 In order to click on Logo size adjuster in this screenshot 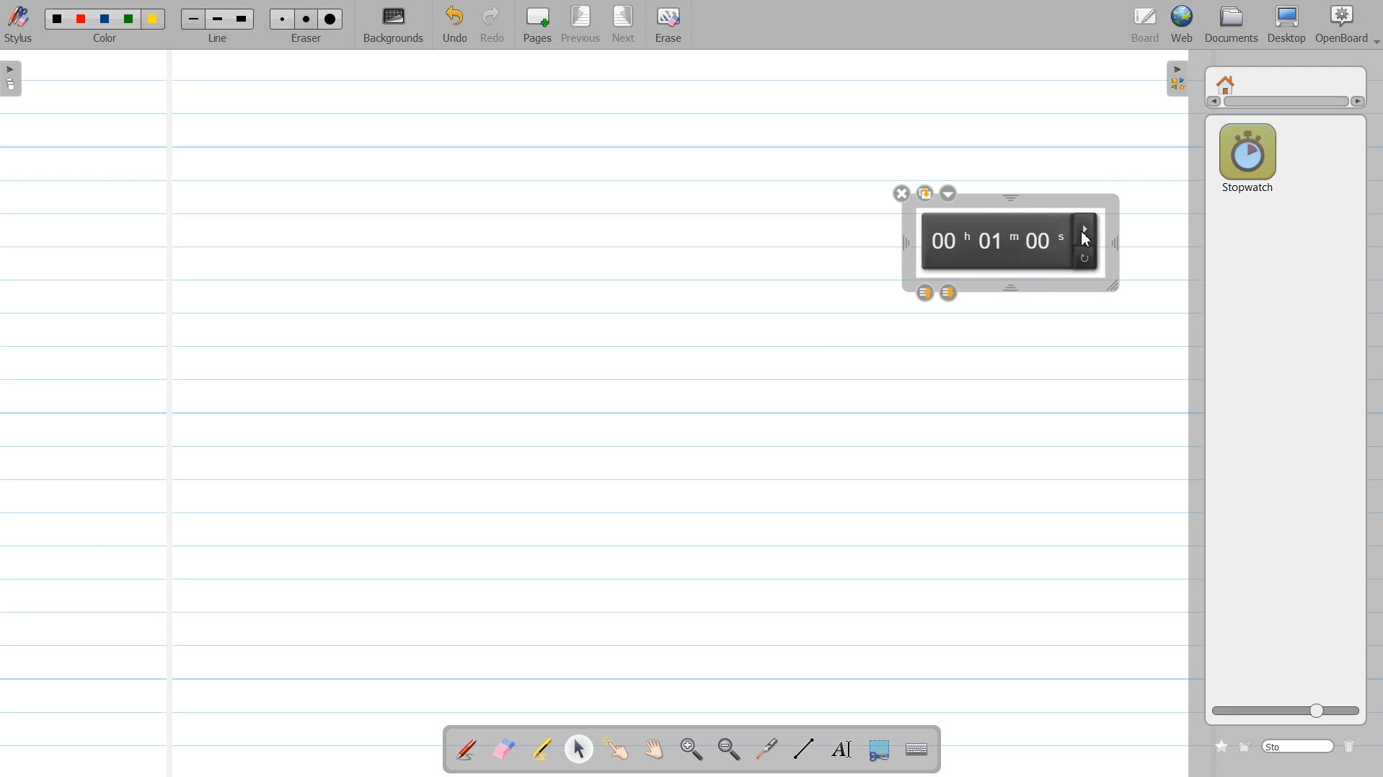, I will do `click(1286, 711)`.